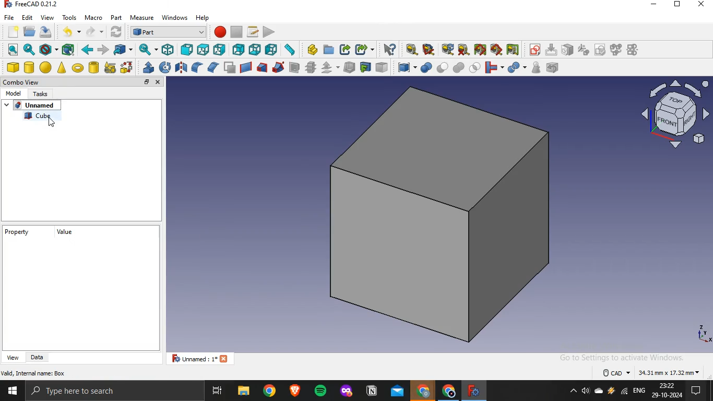 This screenshot has height=401, width=713. I want to click on check geometry, so click(536, 67).